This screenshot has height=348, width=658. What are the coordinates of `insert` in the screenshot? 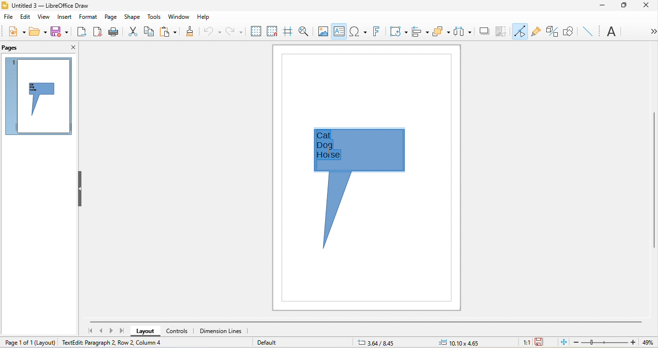 It's located at (65, 17).